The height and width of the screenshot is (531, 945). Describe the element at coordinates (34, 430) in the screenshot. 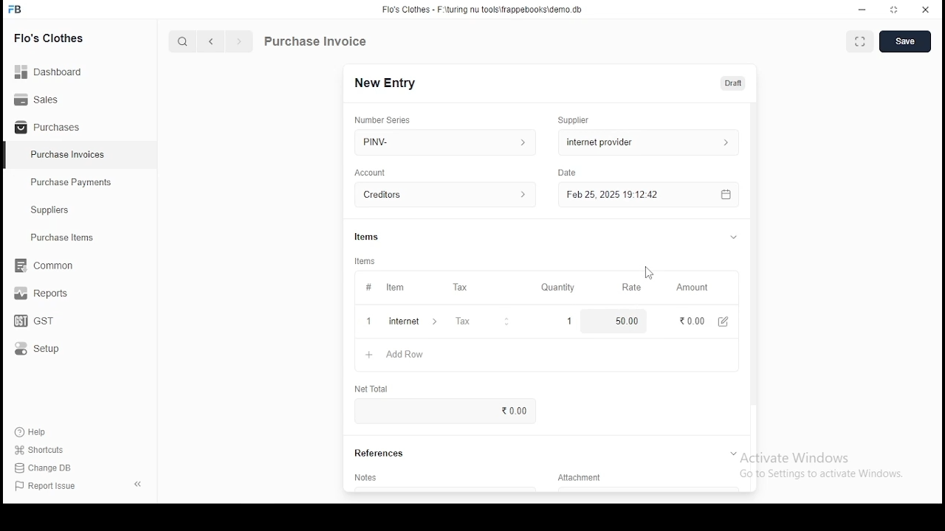

I see `help` at that location.